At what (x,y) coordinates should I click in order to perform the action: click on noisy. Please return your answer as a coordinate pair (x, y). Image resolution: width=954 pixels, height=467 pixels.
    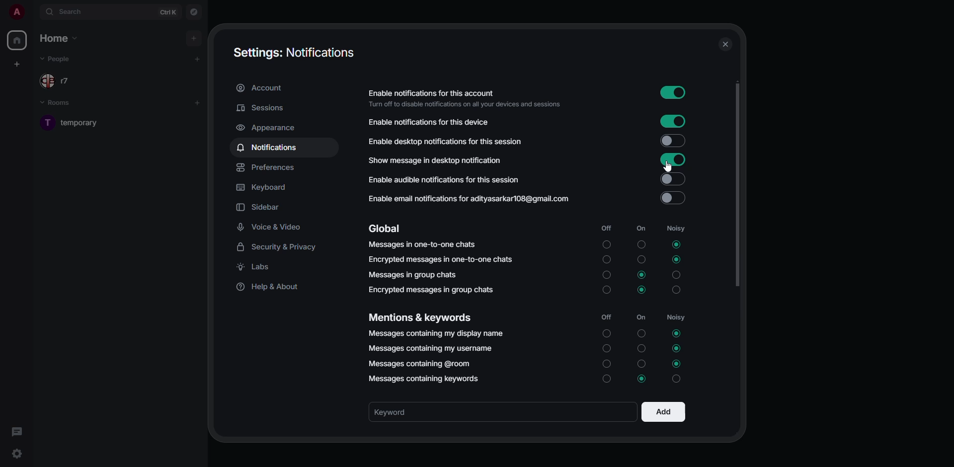
    Looking at the image, I should click on (675, 228).